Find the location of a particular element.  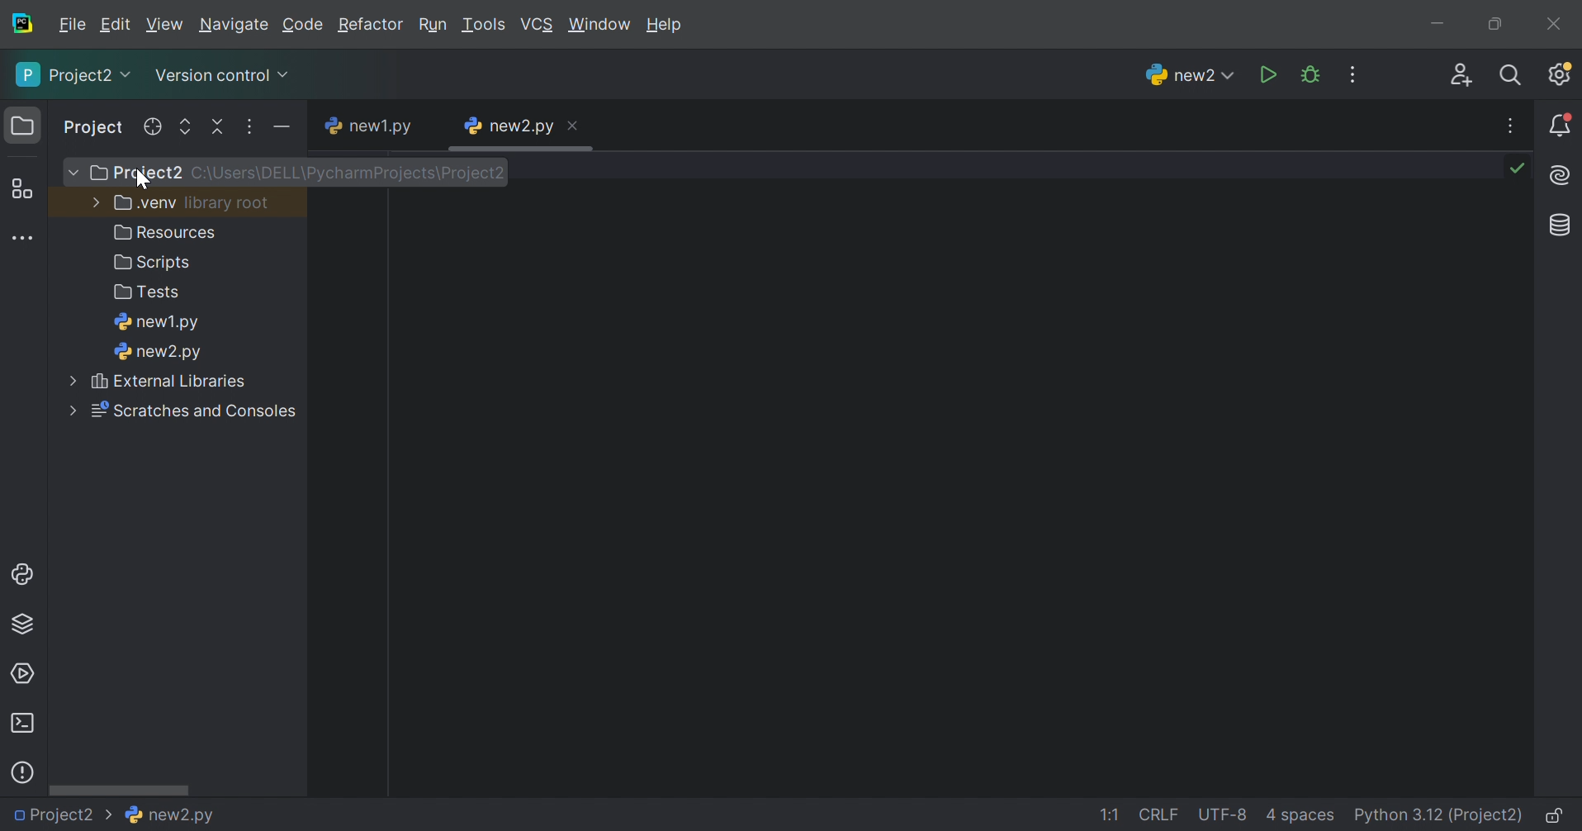

new2.py is located at coordinates (506, 126).